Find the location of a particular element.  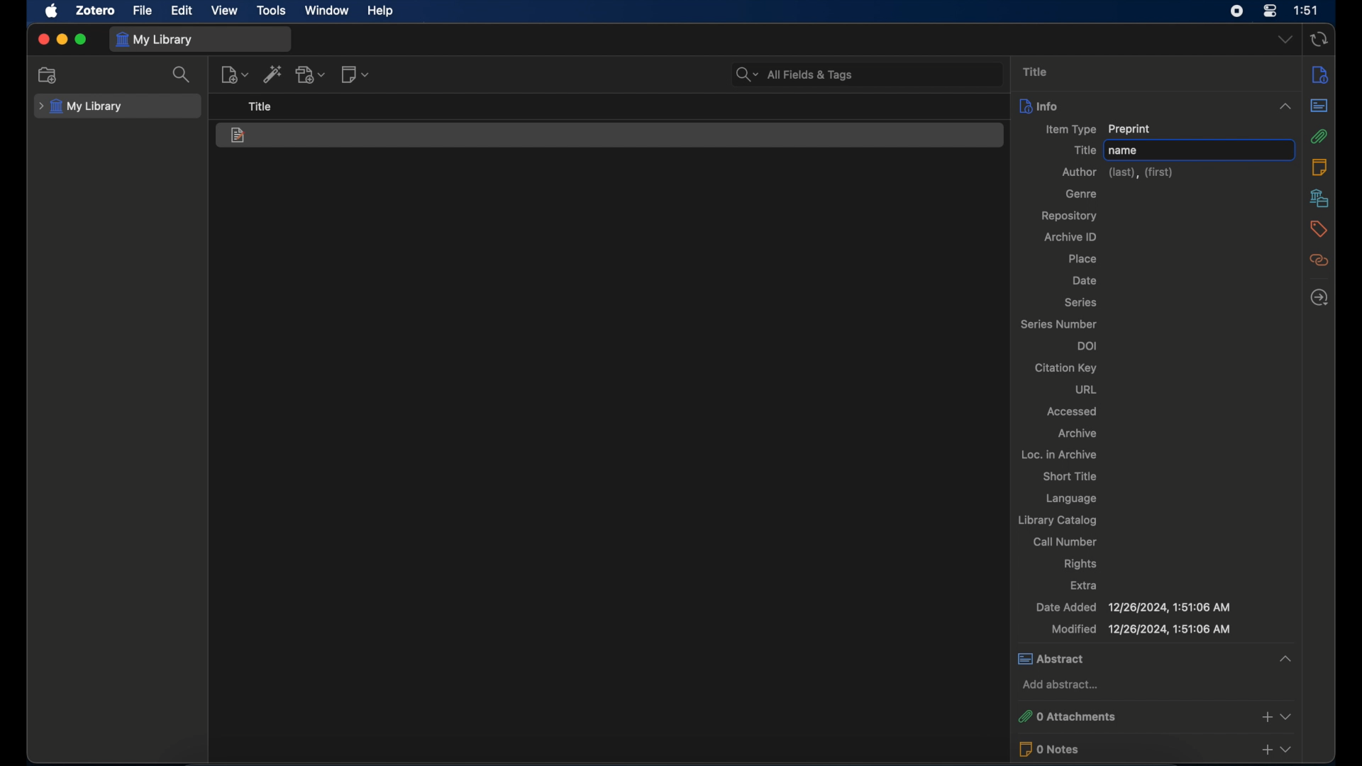

libraries is located at coordinates (1319, 198).